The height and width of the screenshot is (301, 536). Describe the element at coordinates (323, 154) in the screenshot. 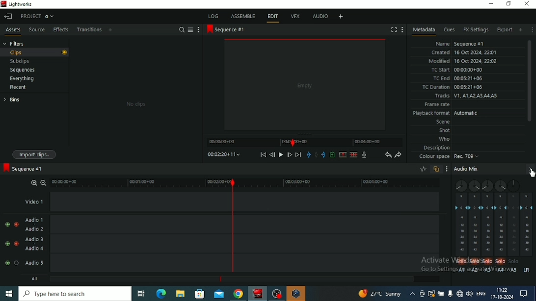

I see `Add an 'out' mark at the current position` at that location.